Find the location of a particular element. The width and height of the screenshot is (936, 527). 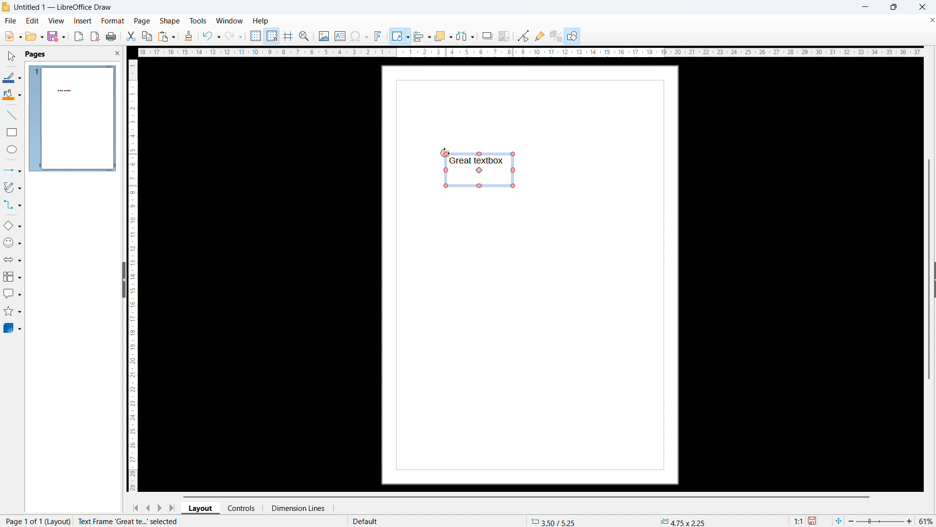

open is located at coordinates (34, 37).